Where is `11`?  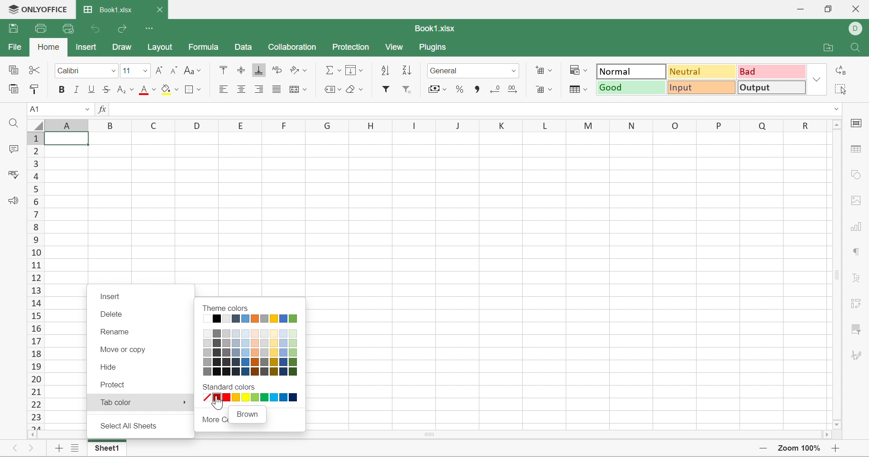
11 is located at coordinates (34, 267).